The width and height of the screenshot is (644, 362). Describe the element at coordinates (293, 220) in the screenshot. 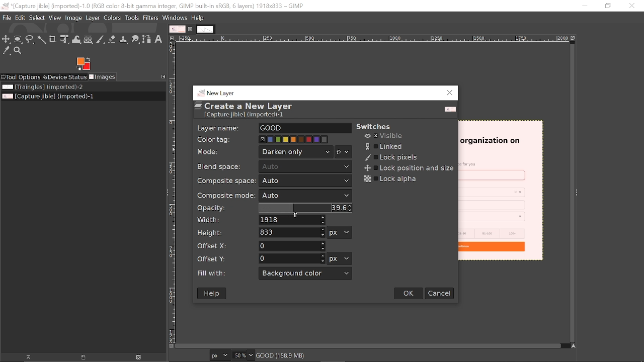

I see `Width` at that location.